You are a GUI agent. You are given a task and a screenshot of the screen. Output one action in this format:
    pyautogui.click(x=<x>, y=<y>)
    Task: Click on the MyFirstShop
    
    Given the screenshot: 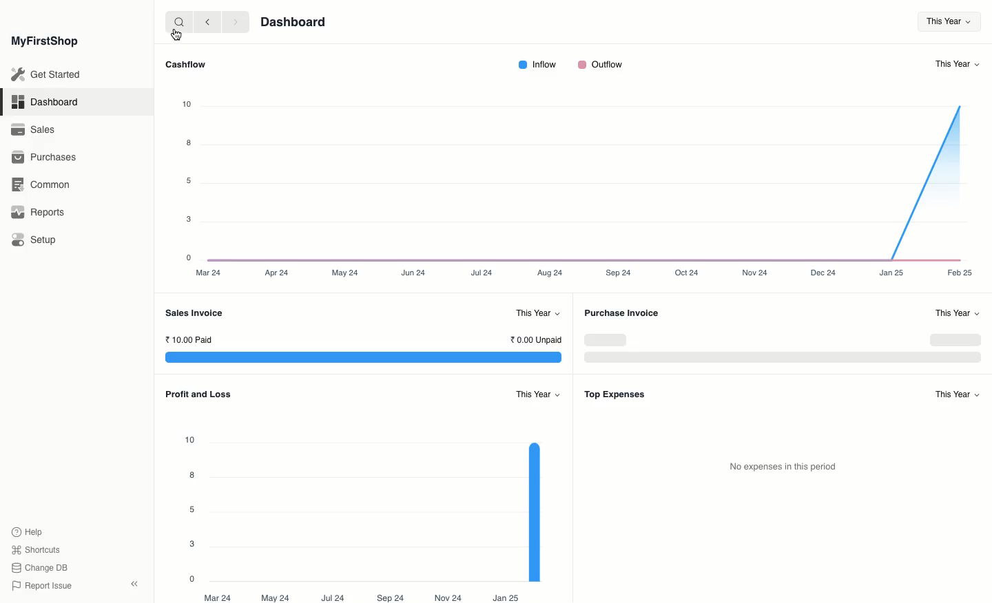 What is the action you would take?
    pyautogui.click(x=43, y=42)
    